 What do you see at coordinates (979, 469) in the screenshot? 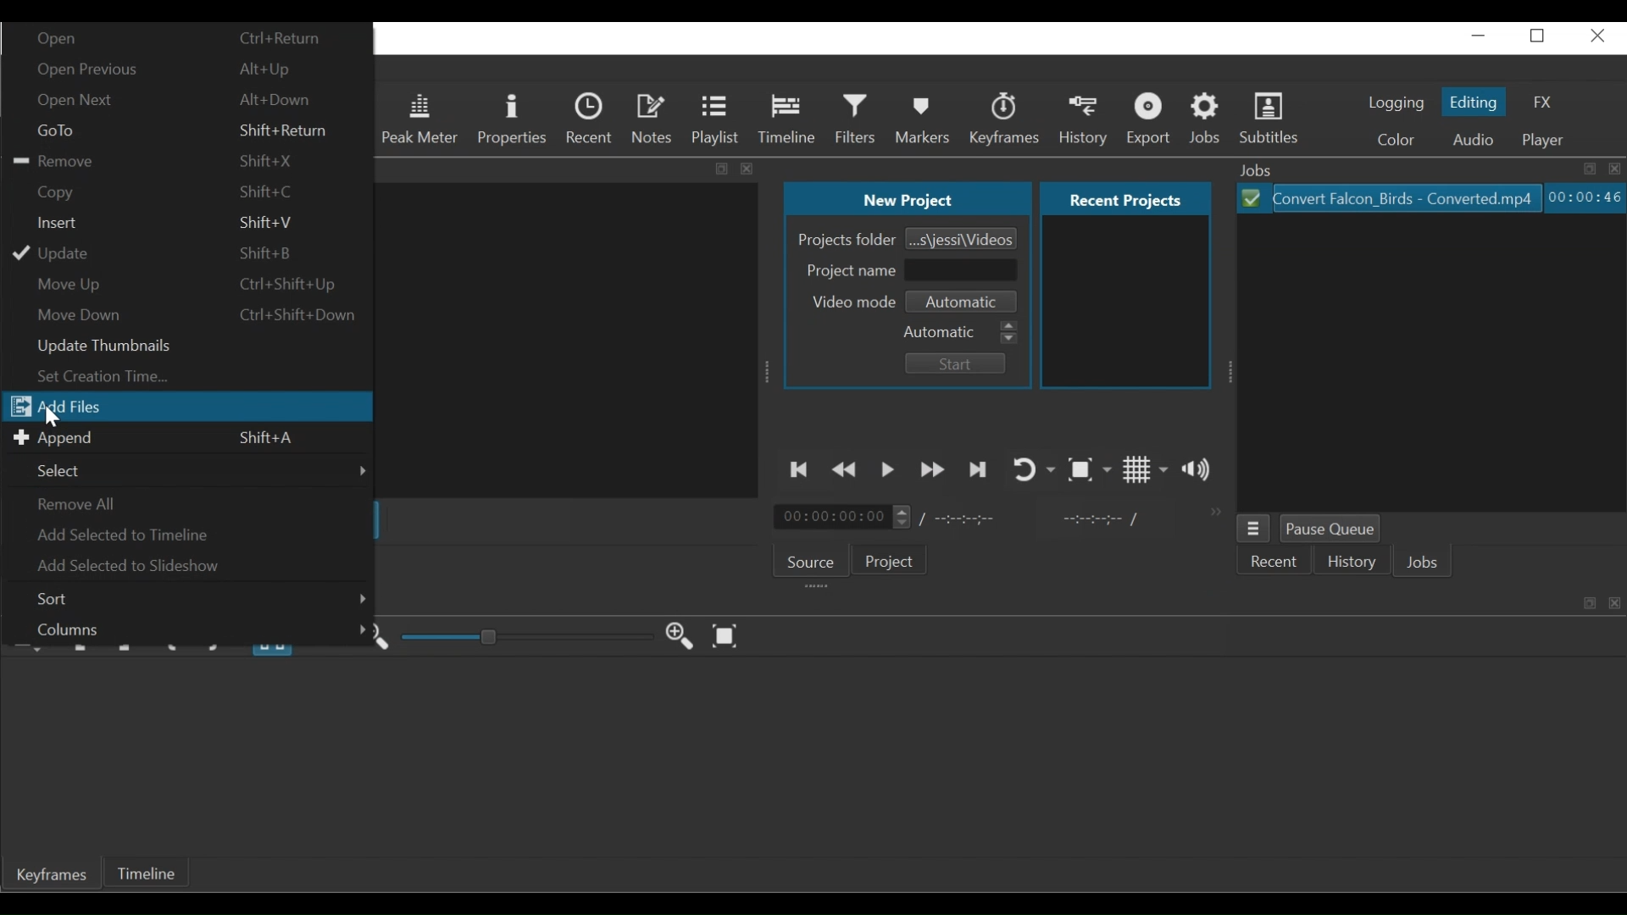
I see `Skip to the next point` at bounding box center [979, 469].